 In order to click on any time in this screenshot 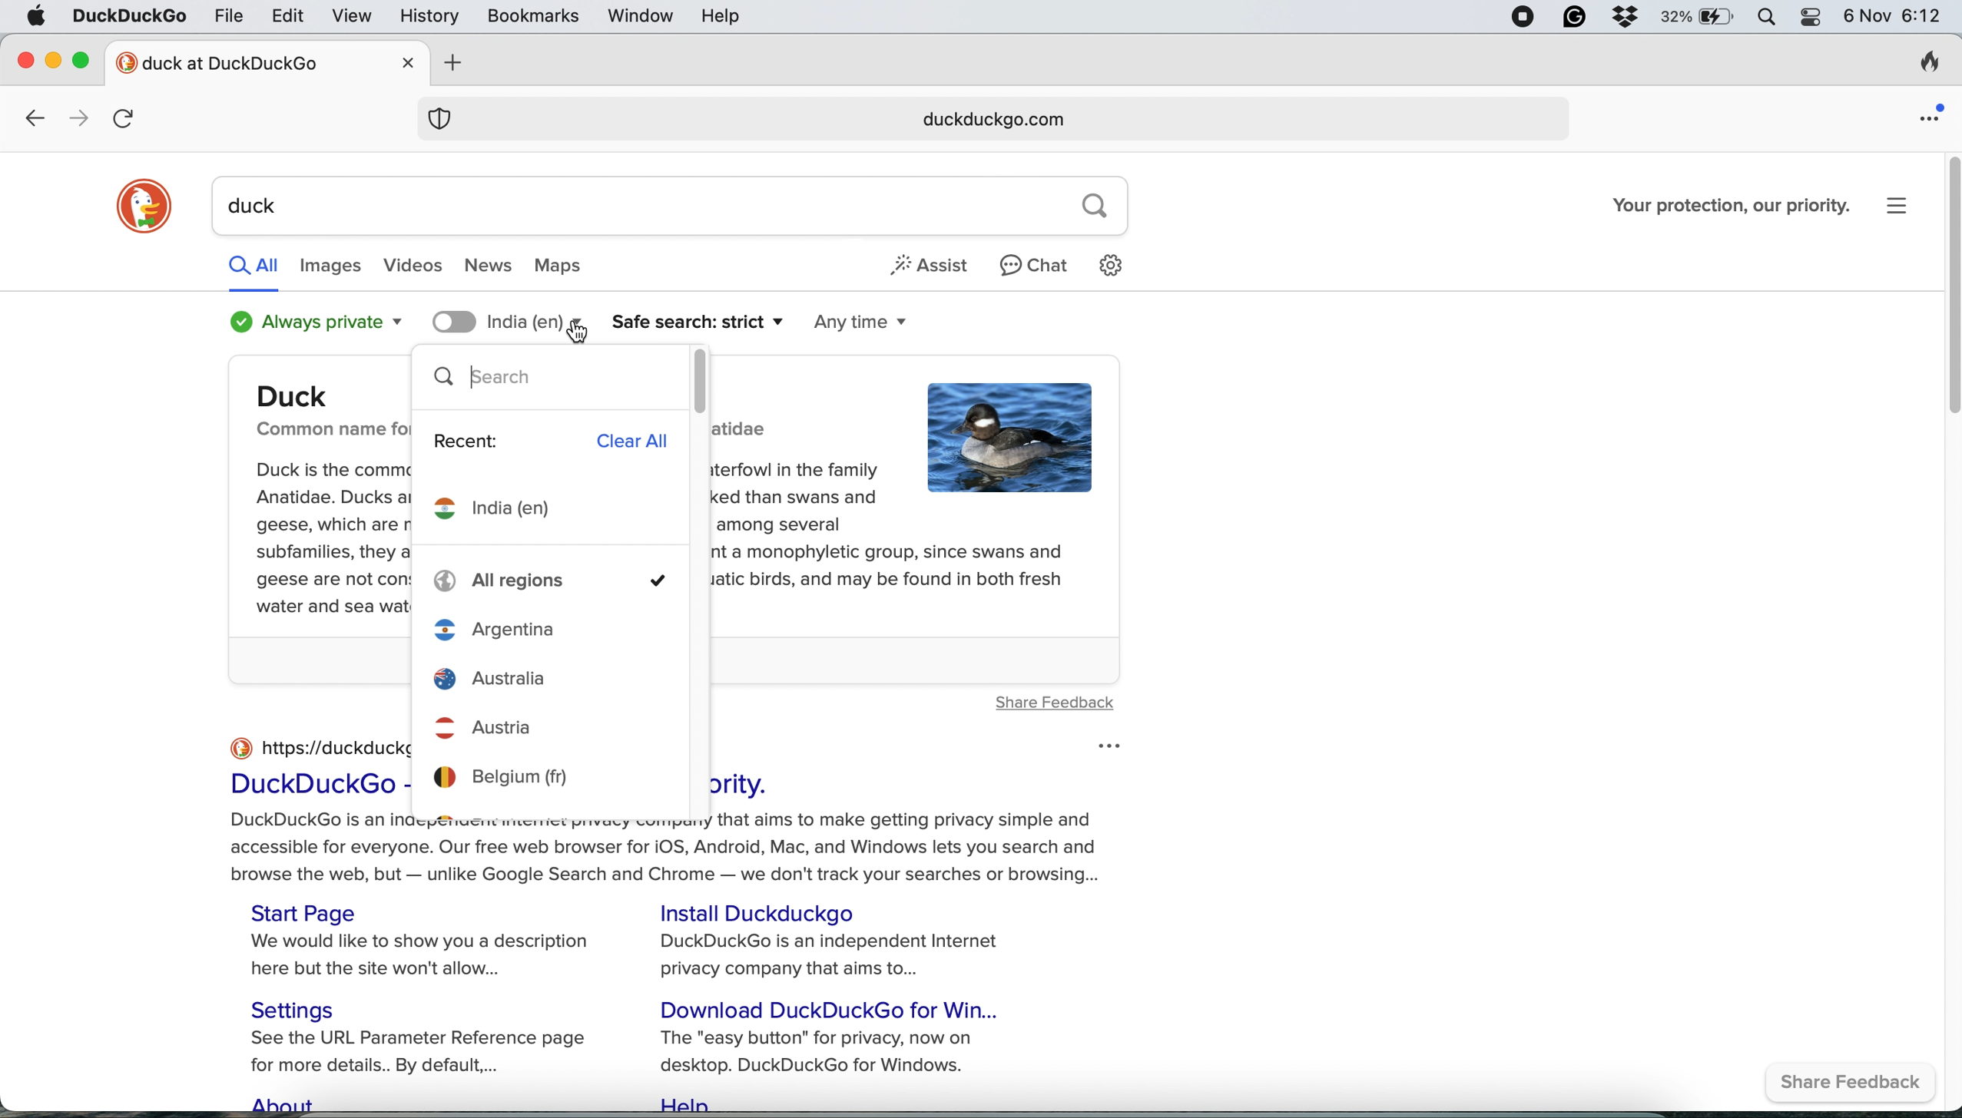, I will do `click(863, 324)`.